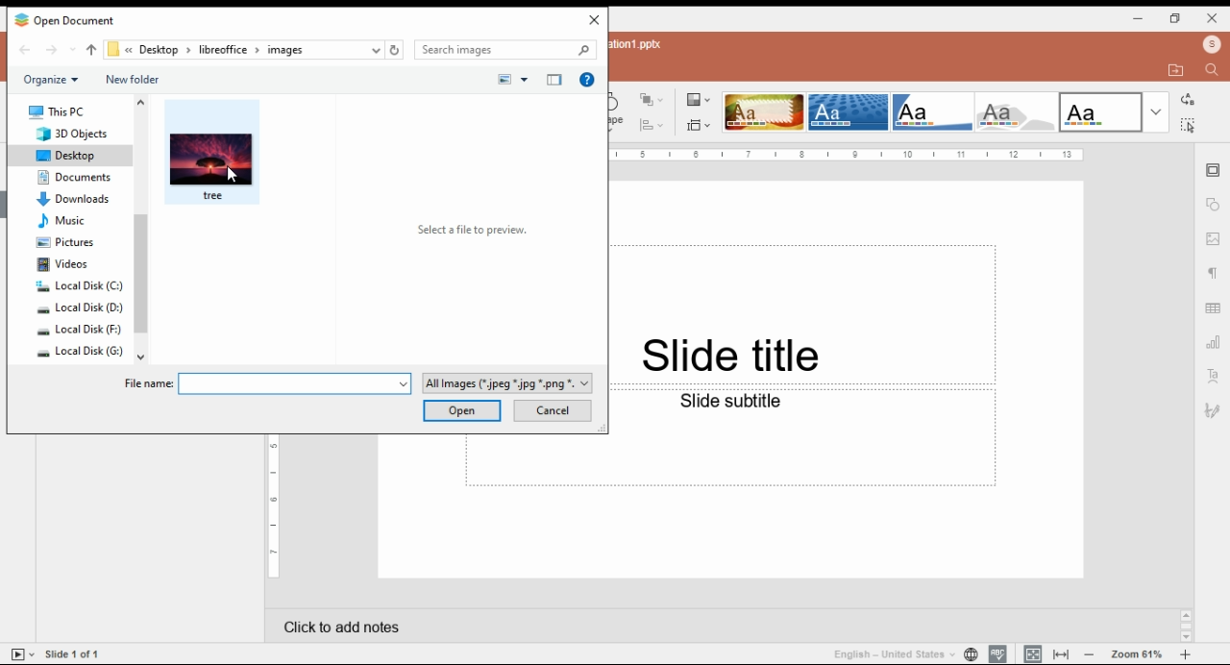 This screenshot has height=665, width=1230. I want to click on desktop, so click(68, 156).